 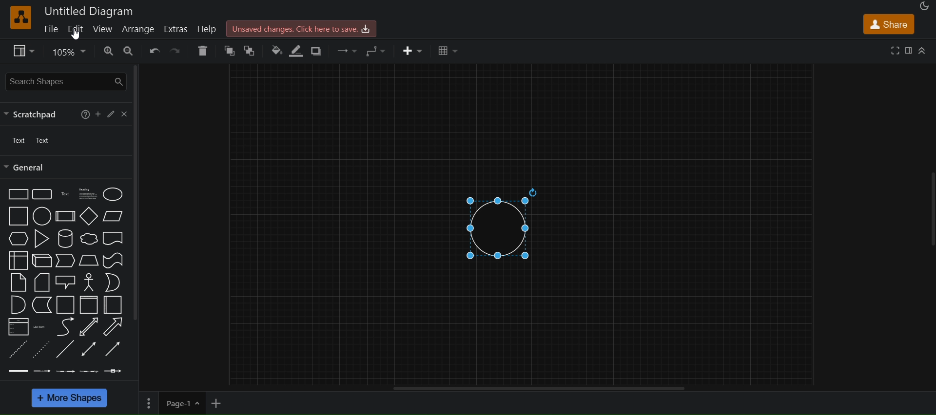 I want to click on trapezoid, so click(x=89, y=261).